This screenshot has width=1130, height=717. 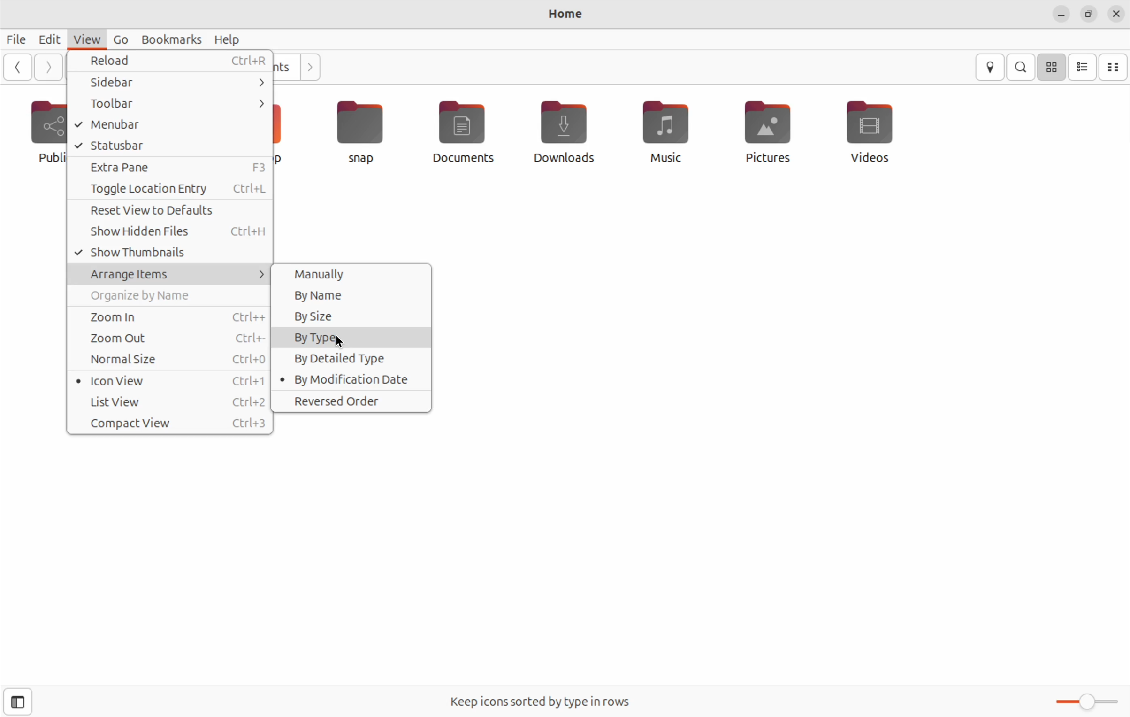 What do you see at coordinates (48, 67) in the screenshot?
I see `forward` at bounding box center [48, 67].